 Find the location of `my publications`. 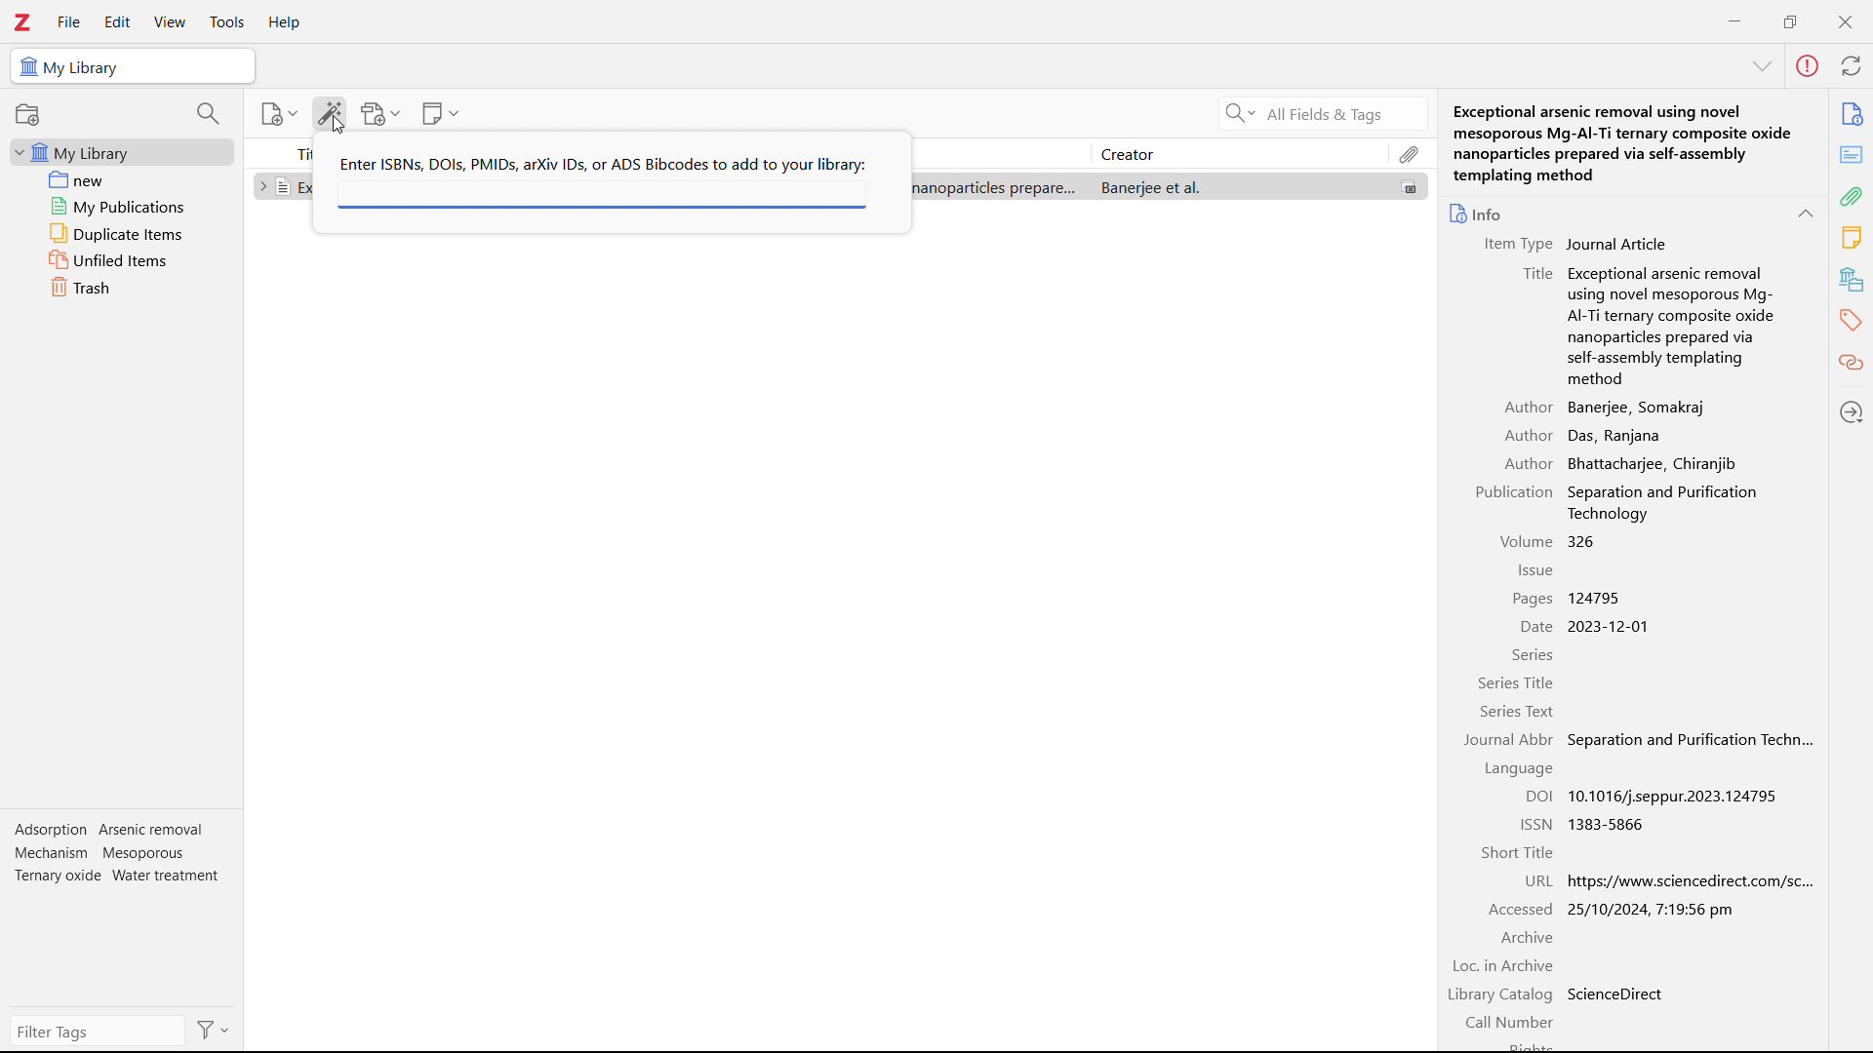

my publications is located at coordinates (124, 206).